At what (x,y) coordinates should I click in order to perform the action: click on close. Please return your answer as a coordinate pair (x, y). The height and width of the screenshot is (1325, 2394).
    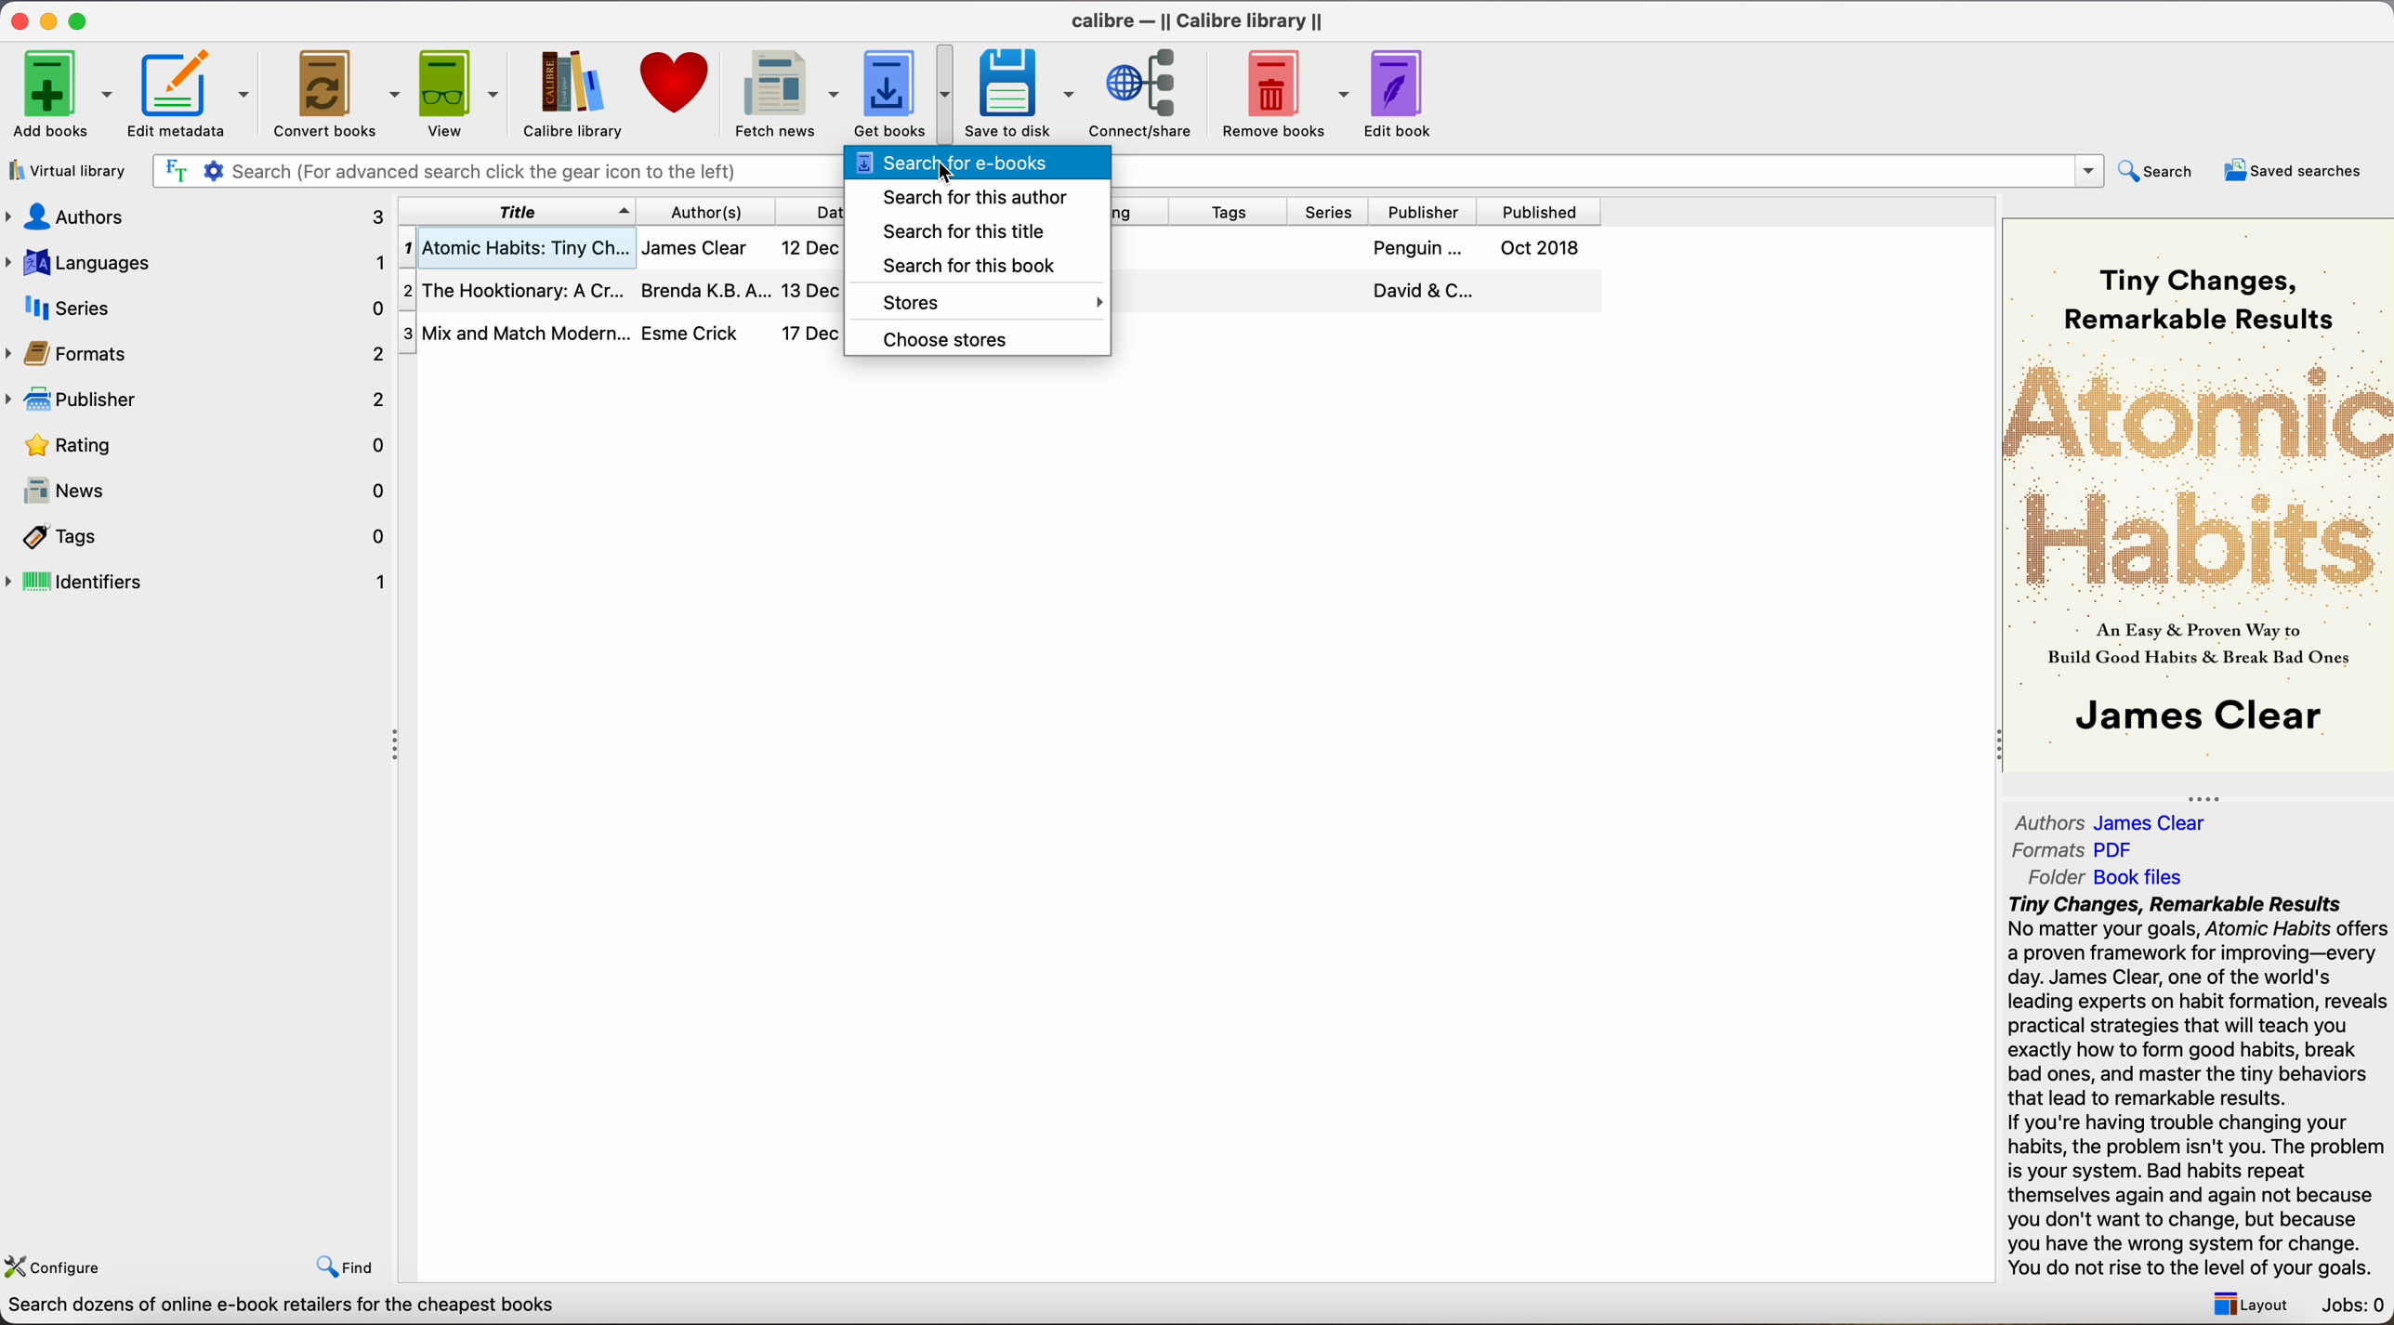
    Looking at the image, I should click on (18, 20).